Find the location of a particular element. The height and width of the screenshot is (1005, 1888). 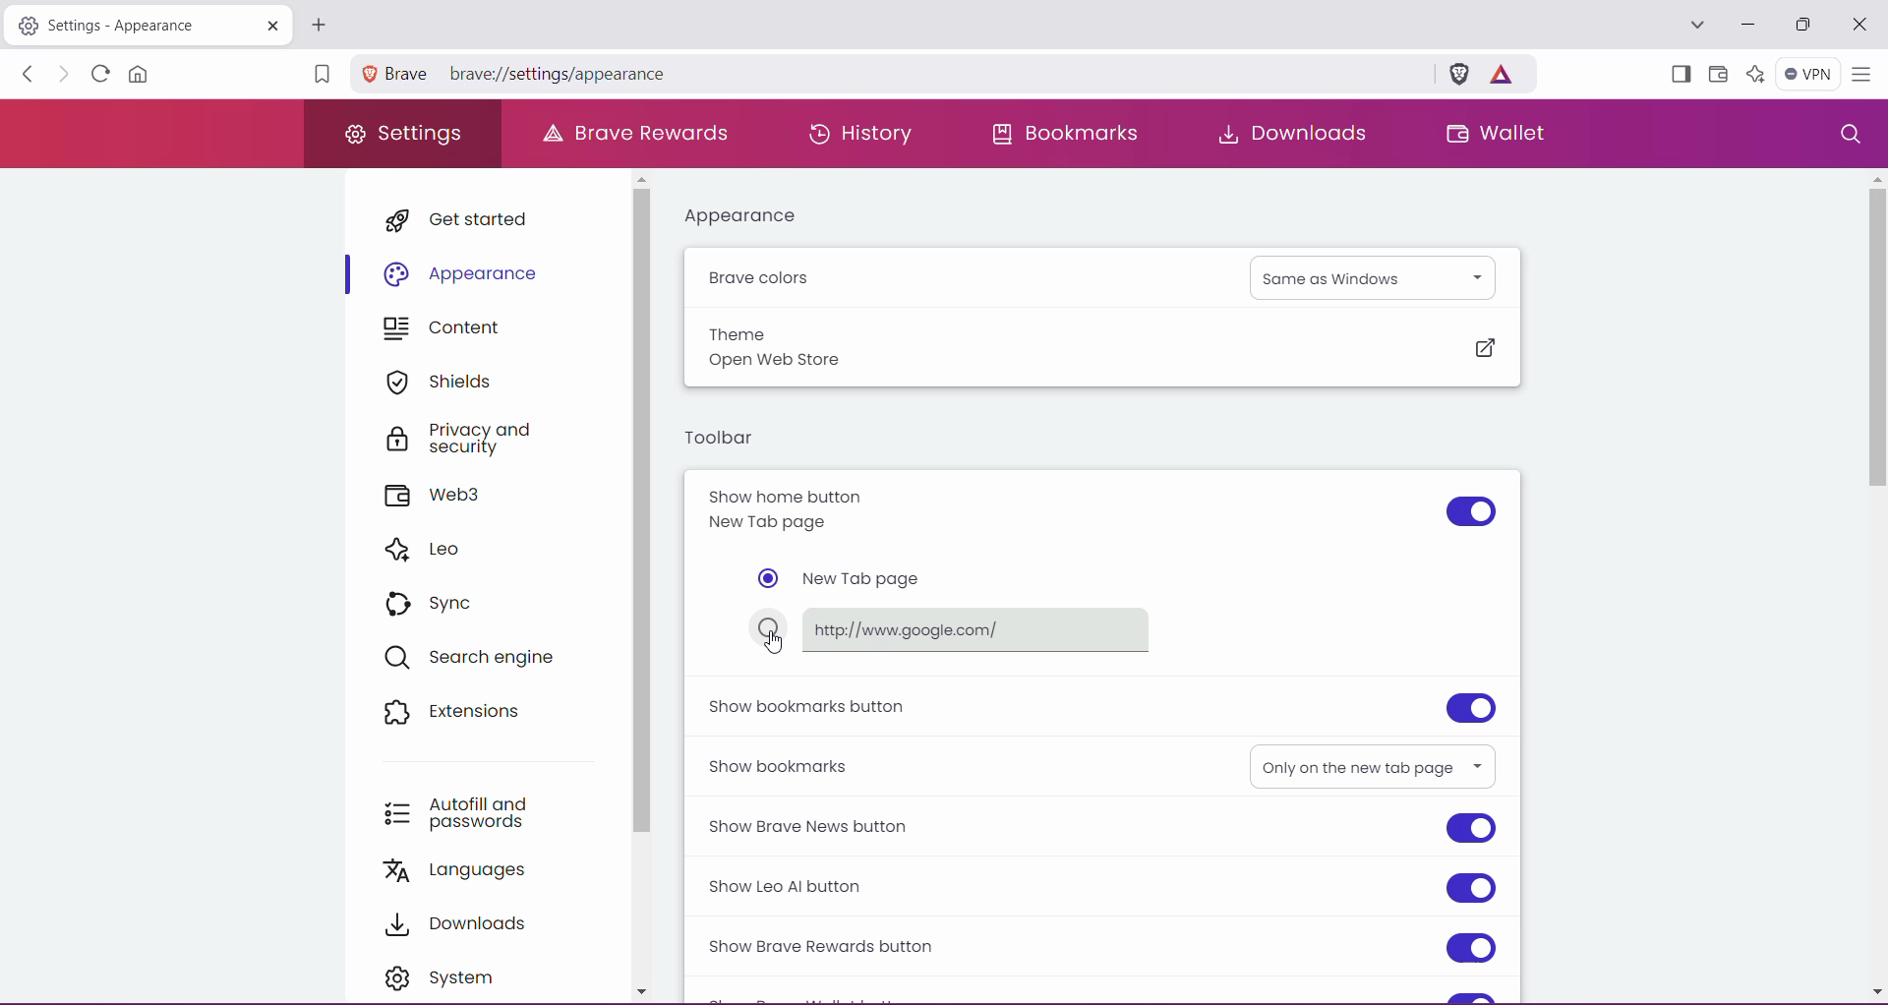

Languages is located at coordinates (467, 870).